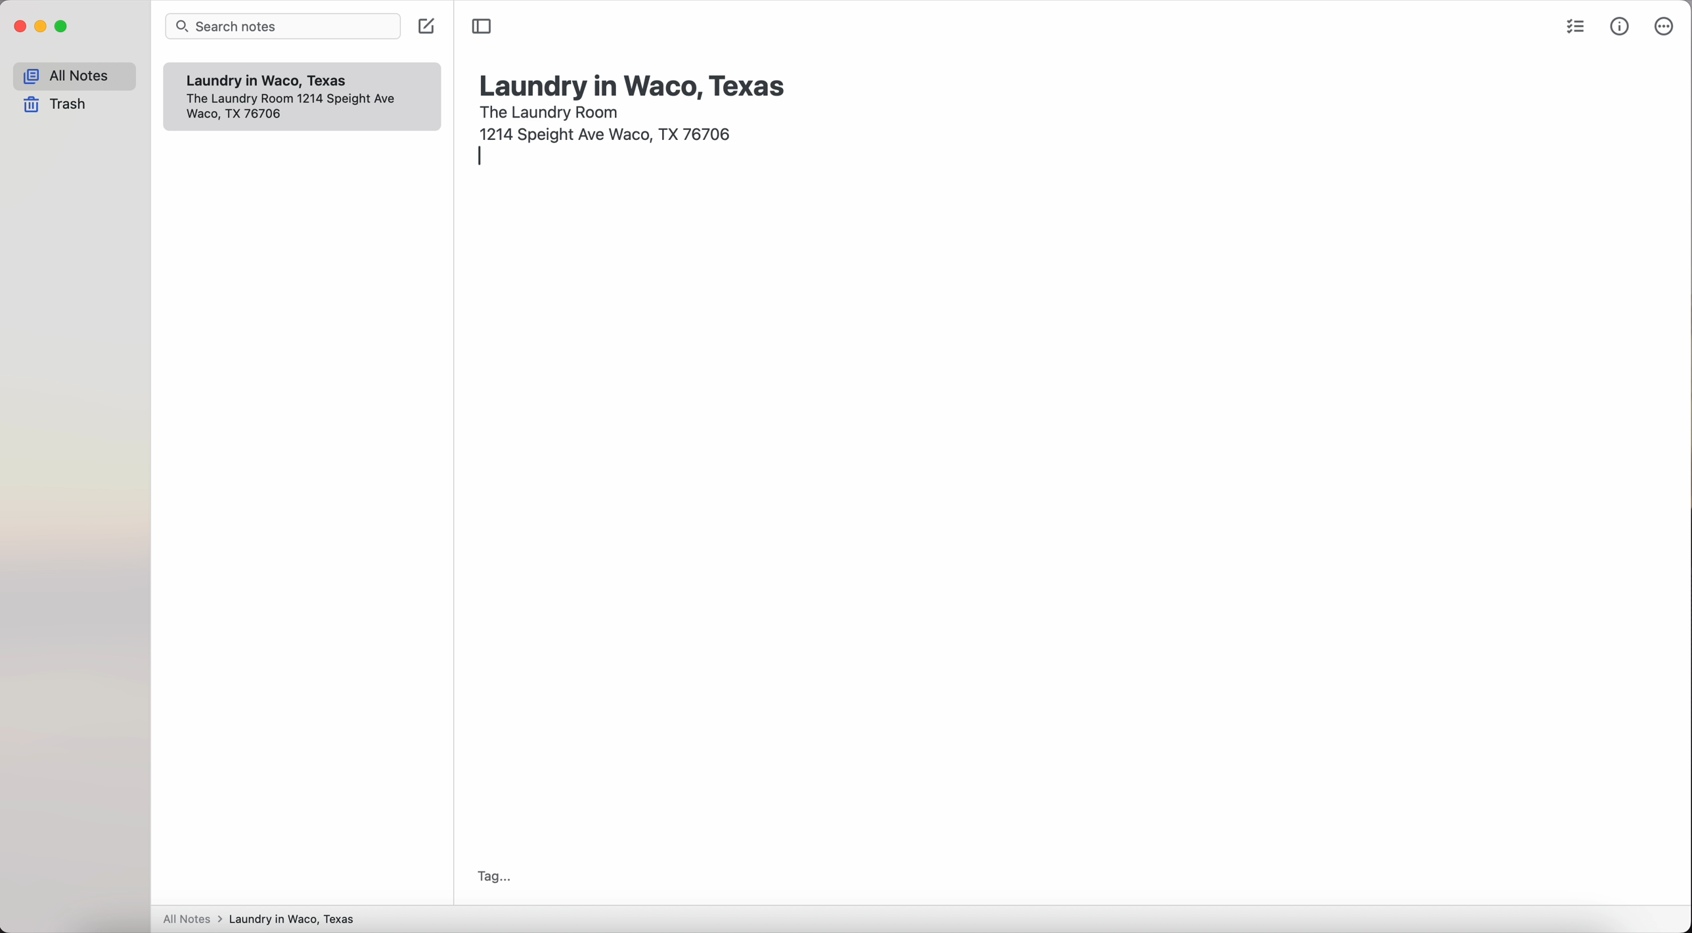  Describe the element at coordinates (74, 76) in the screenshot. I see `all notes` at that location.